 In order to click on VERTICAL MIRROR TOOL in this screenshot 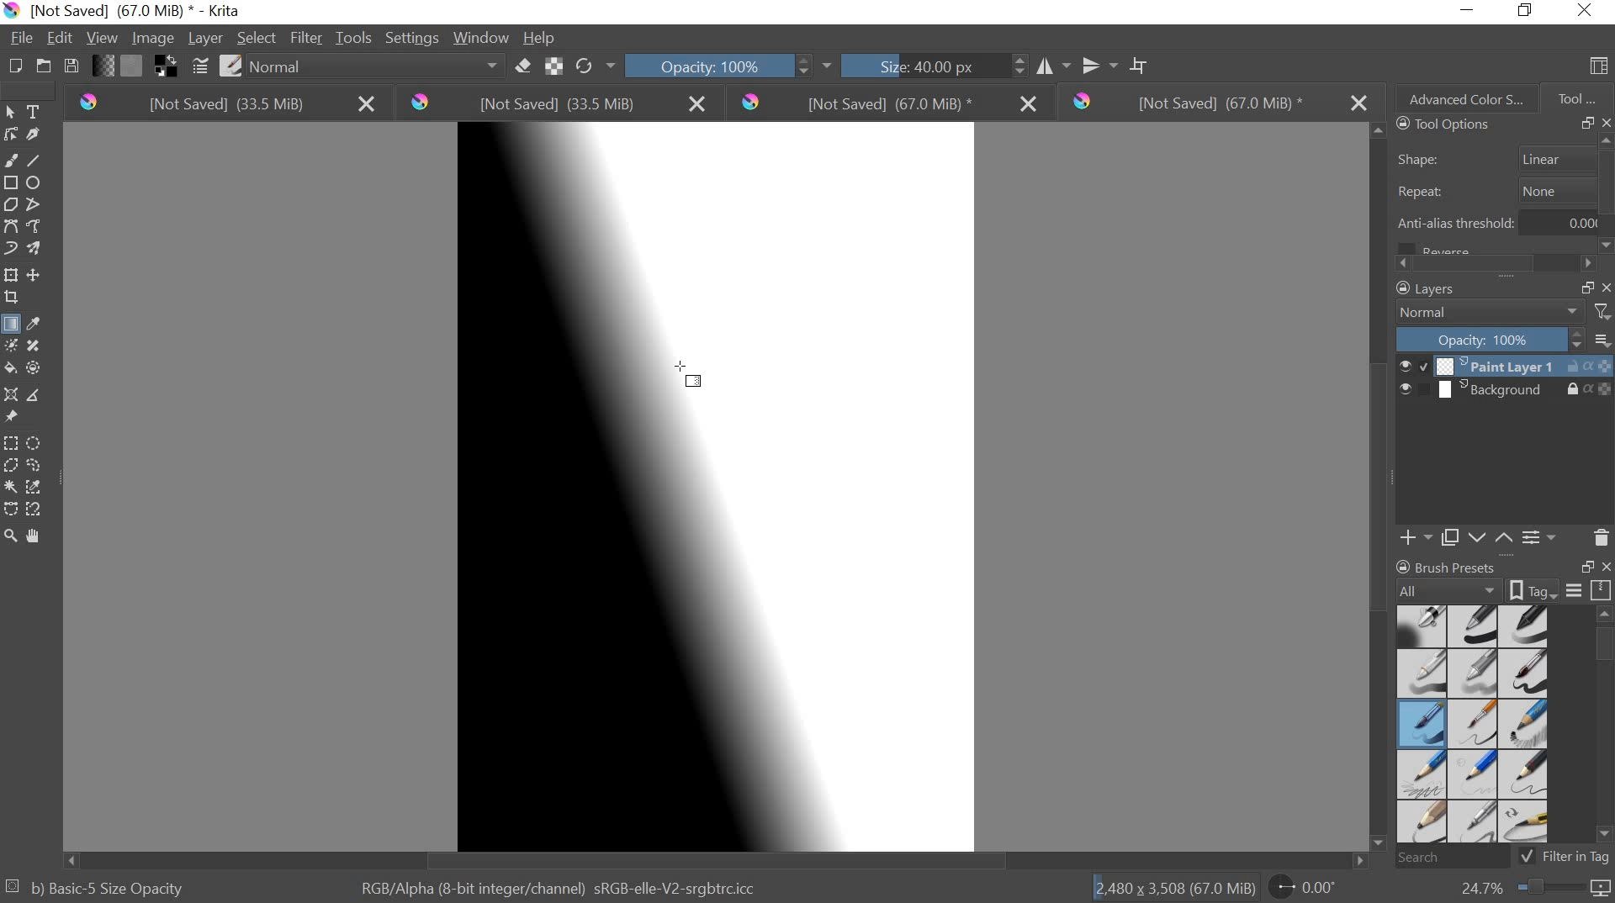, I will do `click(1088, 62)`.